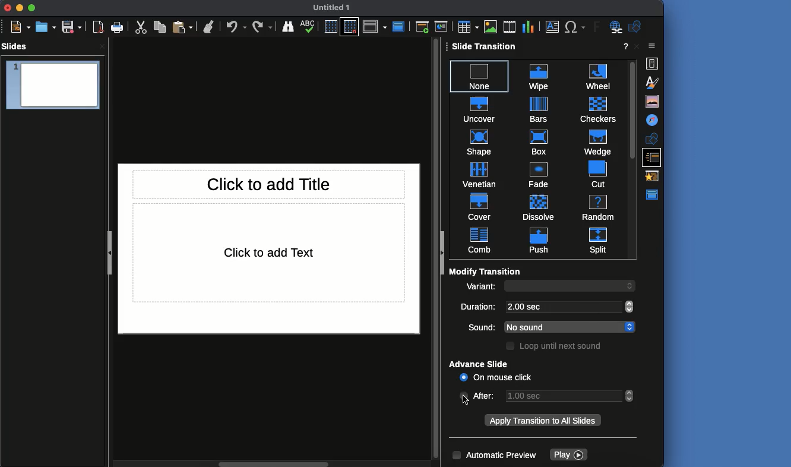  I want to click on Title, so click(270, 184).